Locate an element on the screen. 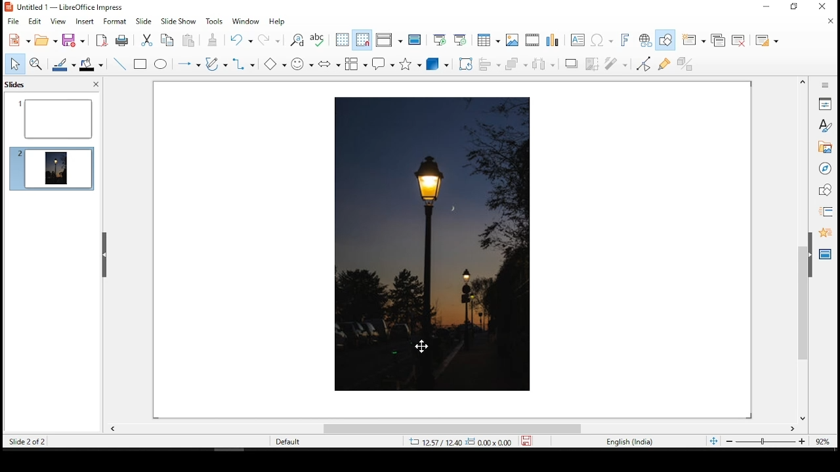 This screenshot has width=840, height=472. hyperlink is located at coordinates (645, 39).